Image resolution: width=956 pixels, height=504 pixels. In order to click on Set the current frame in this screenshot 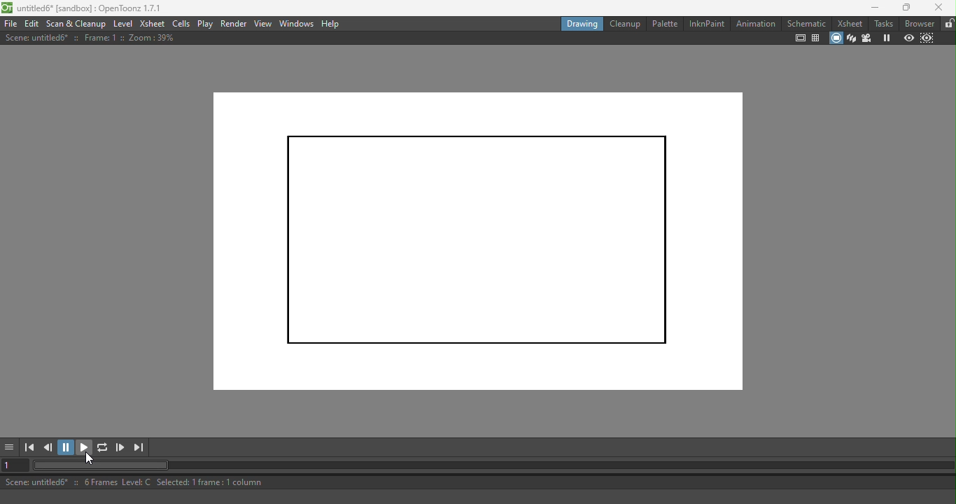, I will do `click(15, 465)`.